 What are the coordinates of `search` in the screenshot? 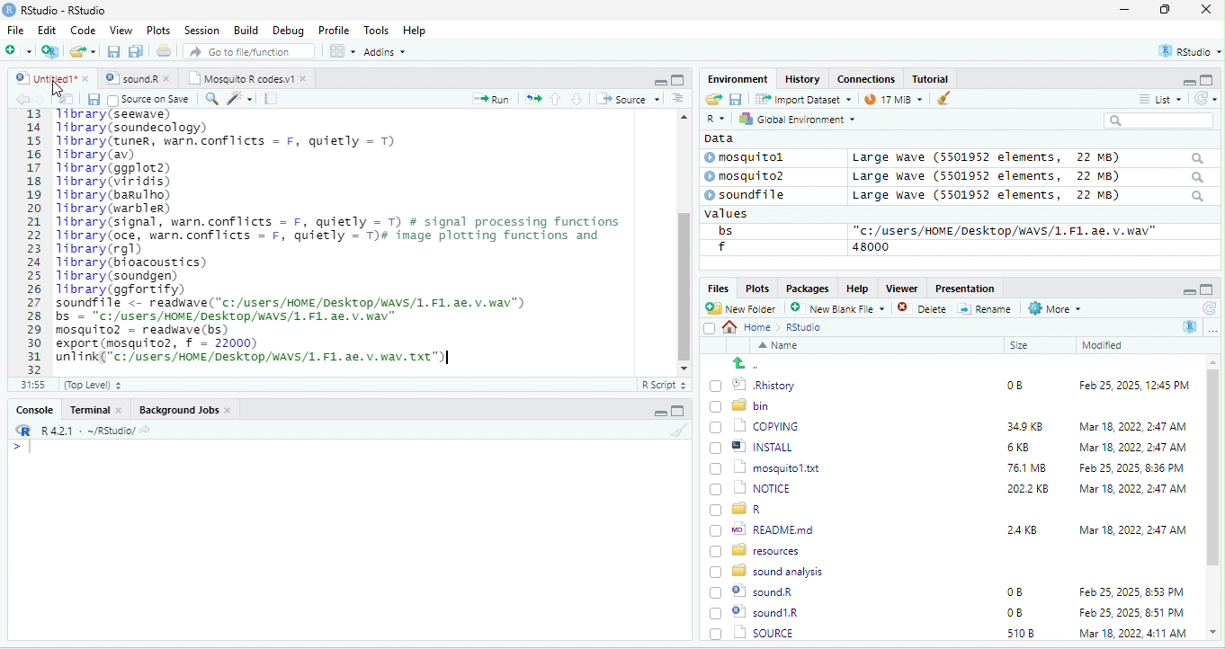 It's located at (211, 97).